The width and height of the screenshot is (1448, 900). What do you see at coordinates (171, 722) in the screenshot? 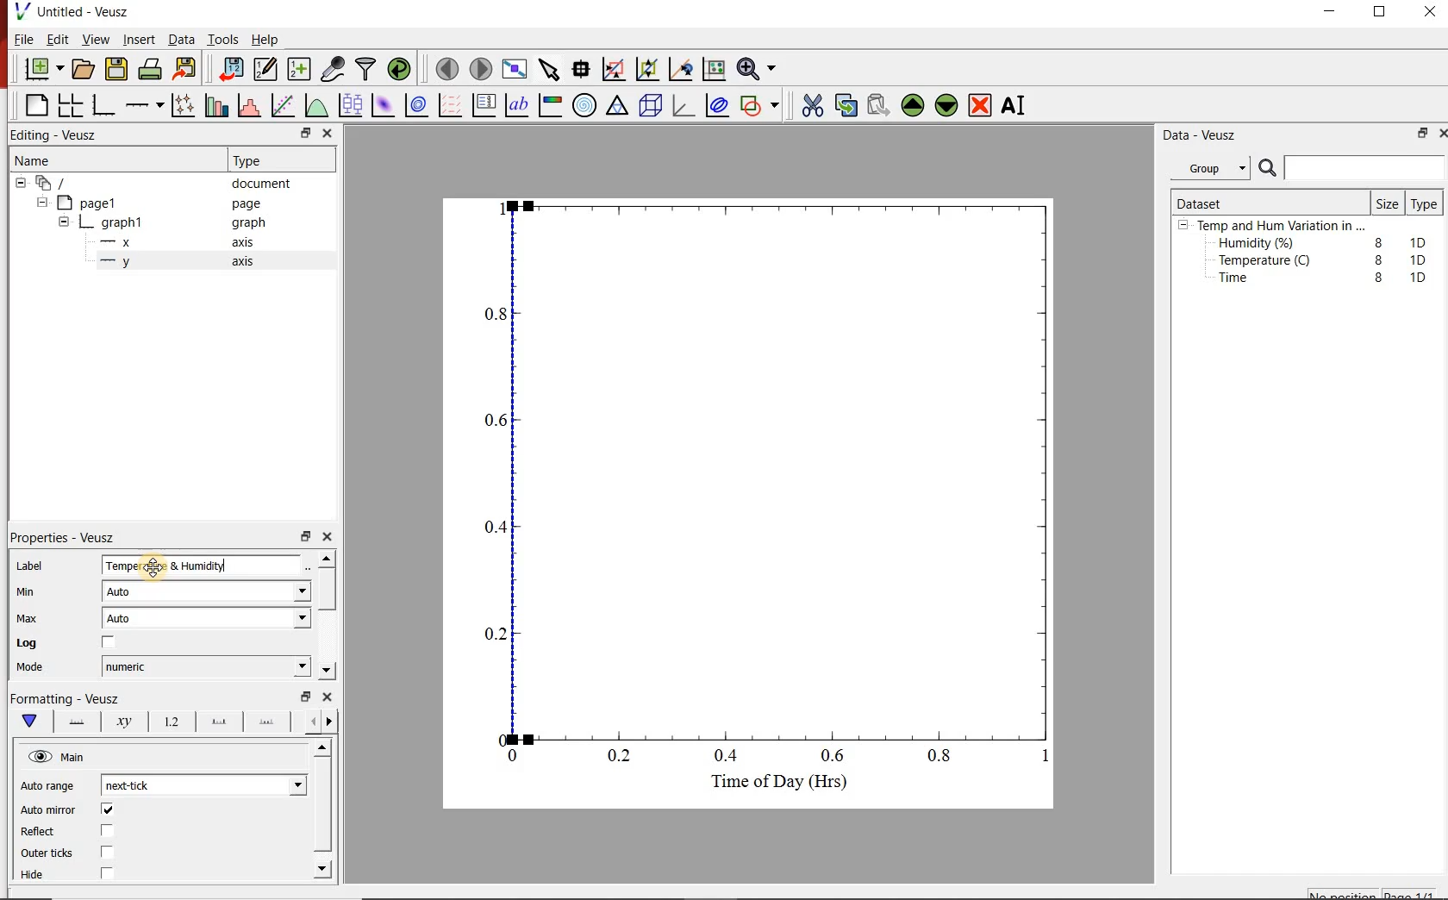
I see `tick labels` at bounding box center [171, 722].